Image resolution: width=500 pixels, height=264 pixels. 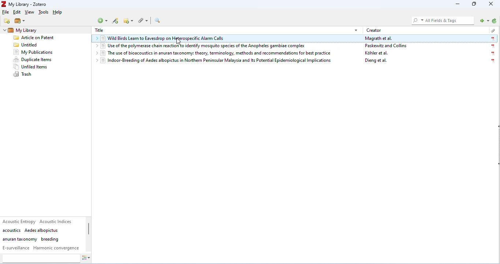 What do you see at coordinates (218, 53) in the screenshot?
I see `The use of bioacoustics in anuran taxonomy: theory, terminology, methods and recommendations for best practice` at bounding box center [218, 53].